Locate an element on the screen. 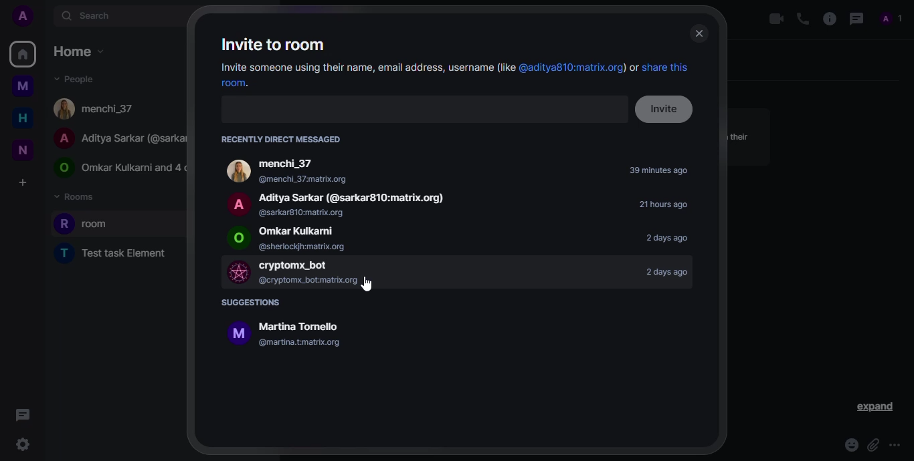 The image size is (914, 461). more is located at coordinates (898, 441).